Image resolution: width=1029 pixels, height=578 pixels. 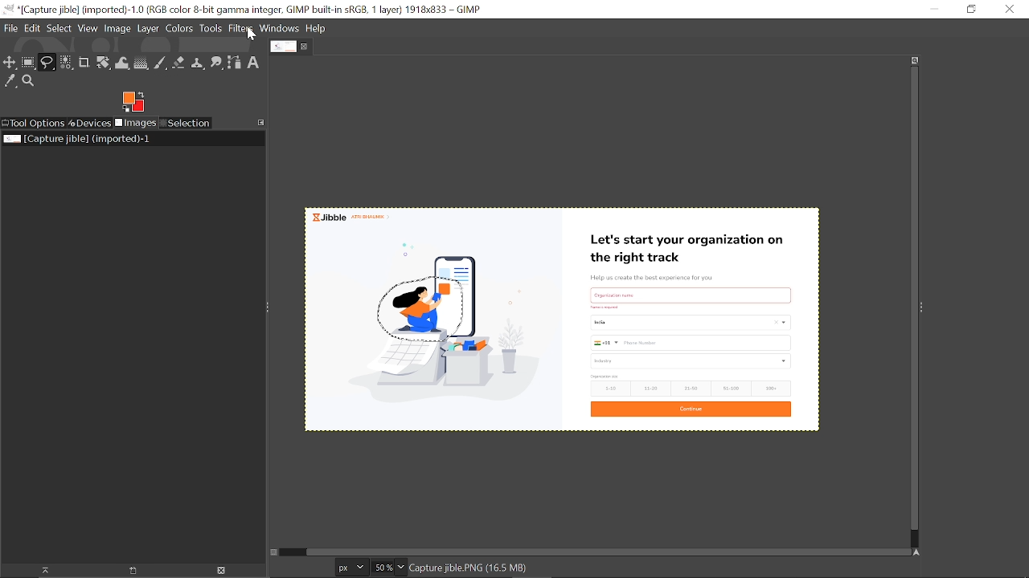 I want to click on Rectangular select tool, so click(x=28, y=62).